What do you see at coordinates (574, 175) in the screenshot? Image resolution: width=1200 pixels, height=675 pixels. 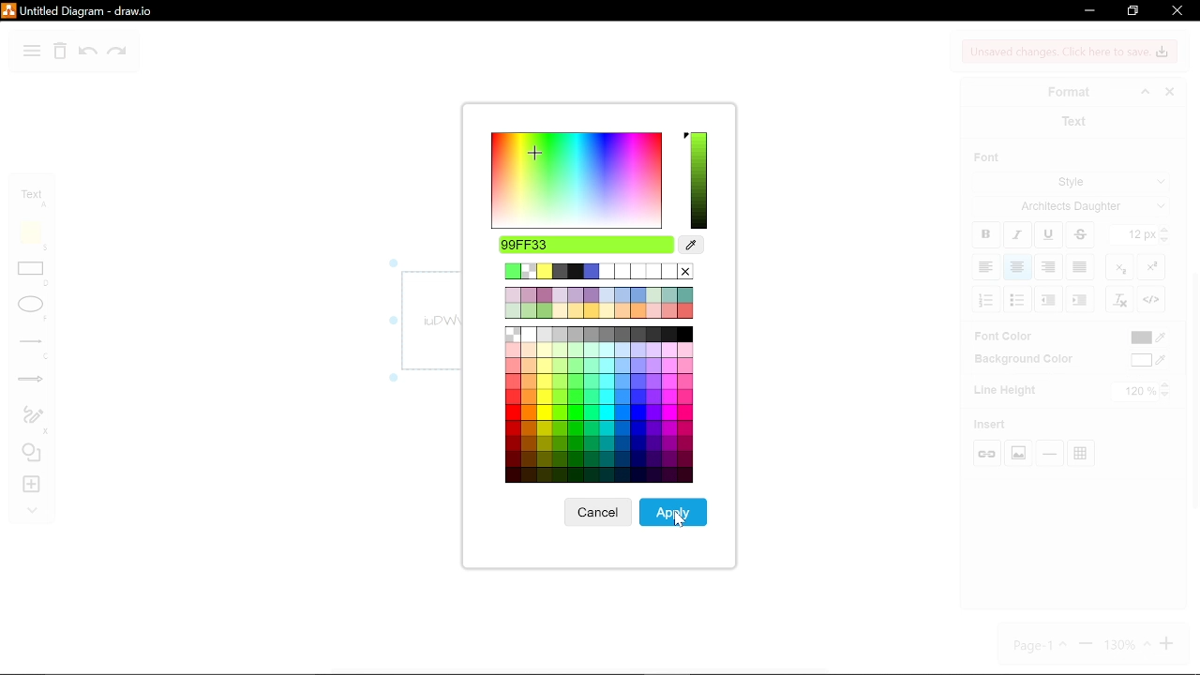 I see `color spectrum` at bounding box center [574, 175].